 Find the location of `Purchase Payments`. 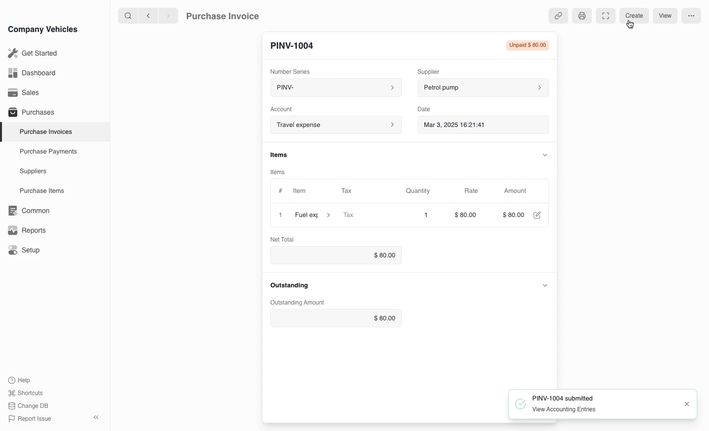

Purchase Payments is located at coordinates (47, 152).